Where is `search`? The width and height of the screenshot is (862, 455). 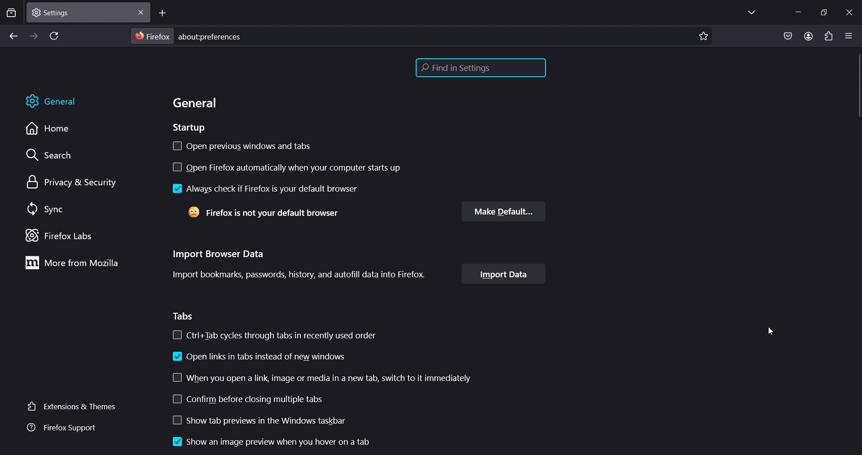 search is located at coordinates (53, 155).